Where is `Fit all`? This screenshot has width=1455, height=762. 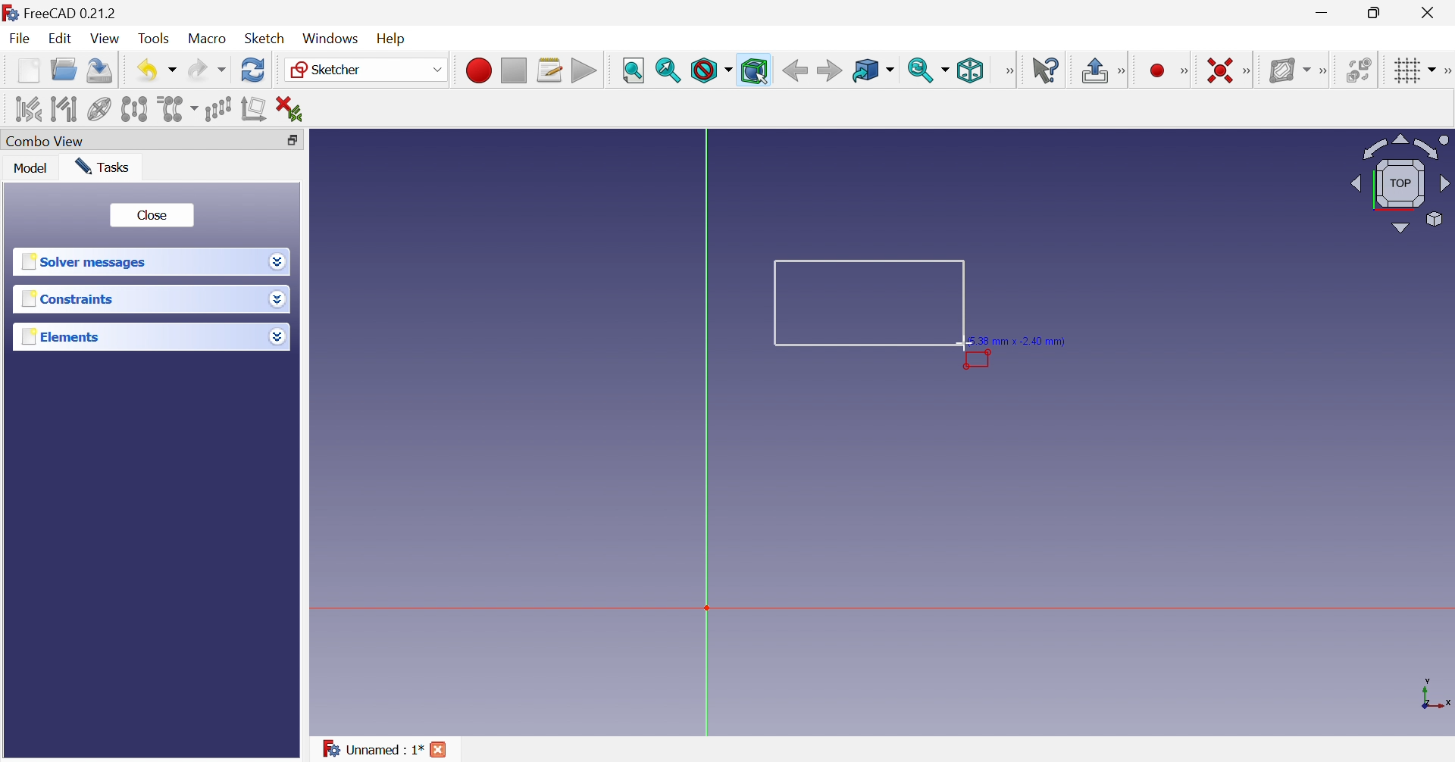
Fit all is located at coordinates (634, 70).